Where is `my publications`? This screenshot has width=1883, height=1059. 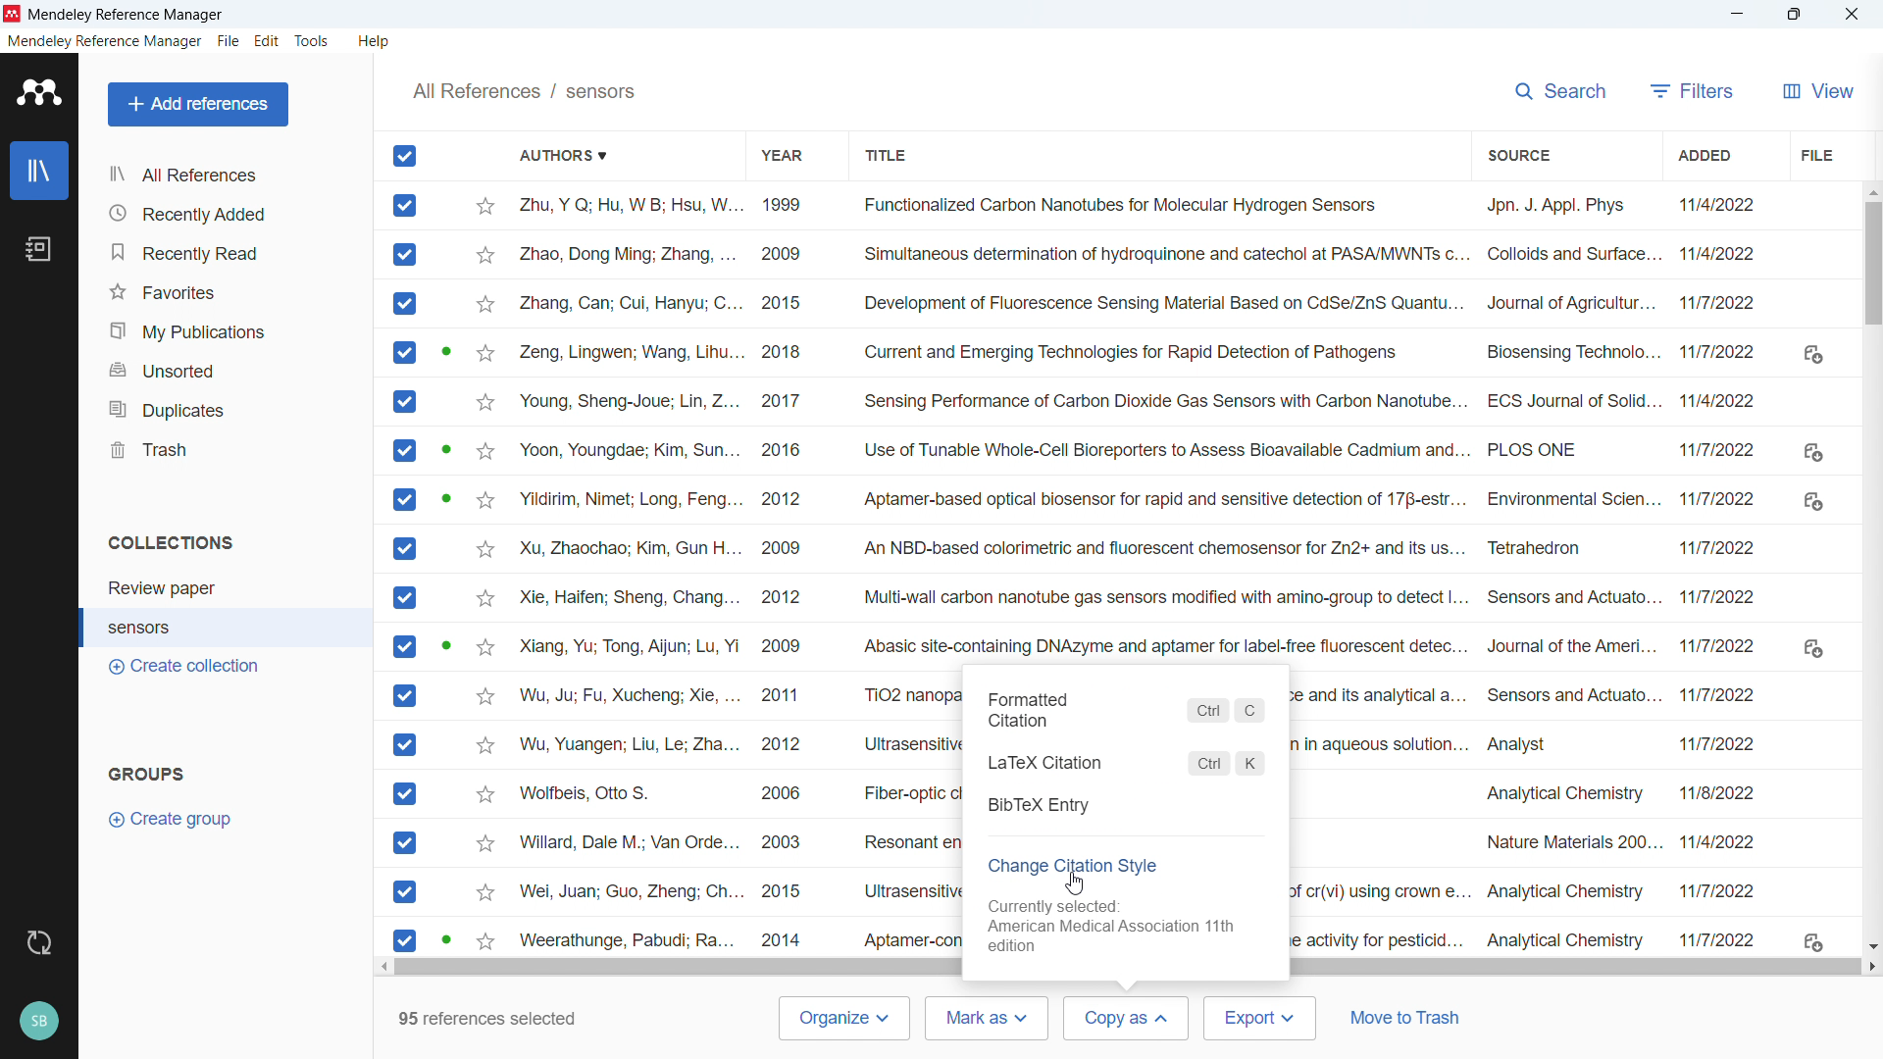
my publications is located at coordinates (227, 328).